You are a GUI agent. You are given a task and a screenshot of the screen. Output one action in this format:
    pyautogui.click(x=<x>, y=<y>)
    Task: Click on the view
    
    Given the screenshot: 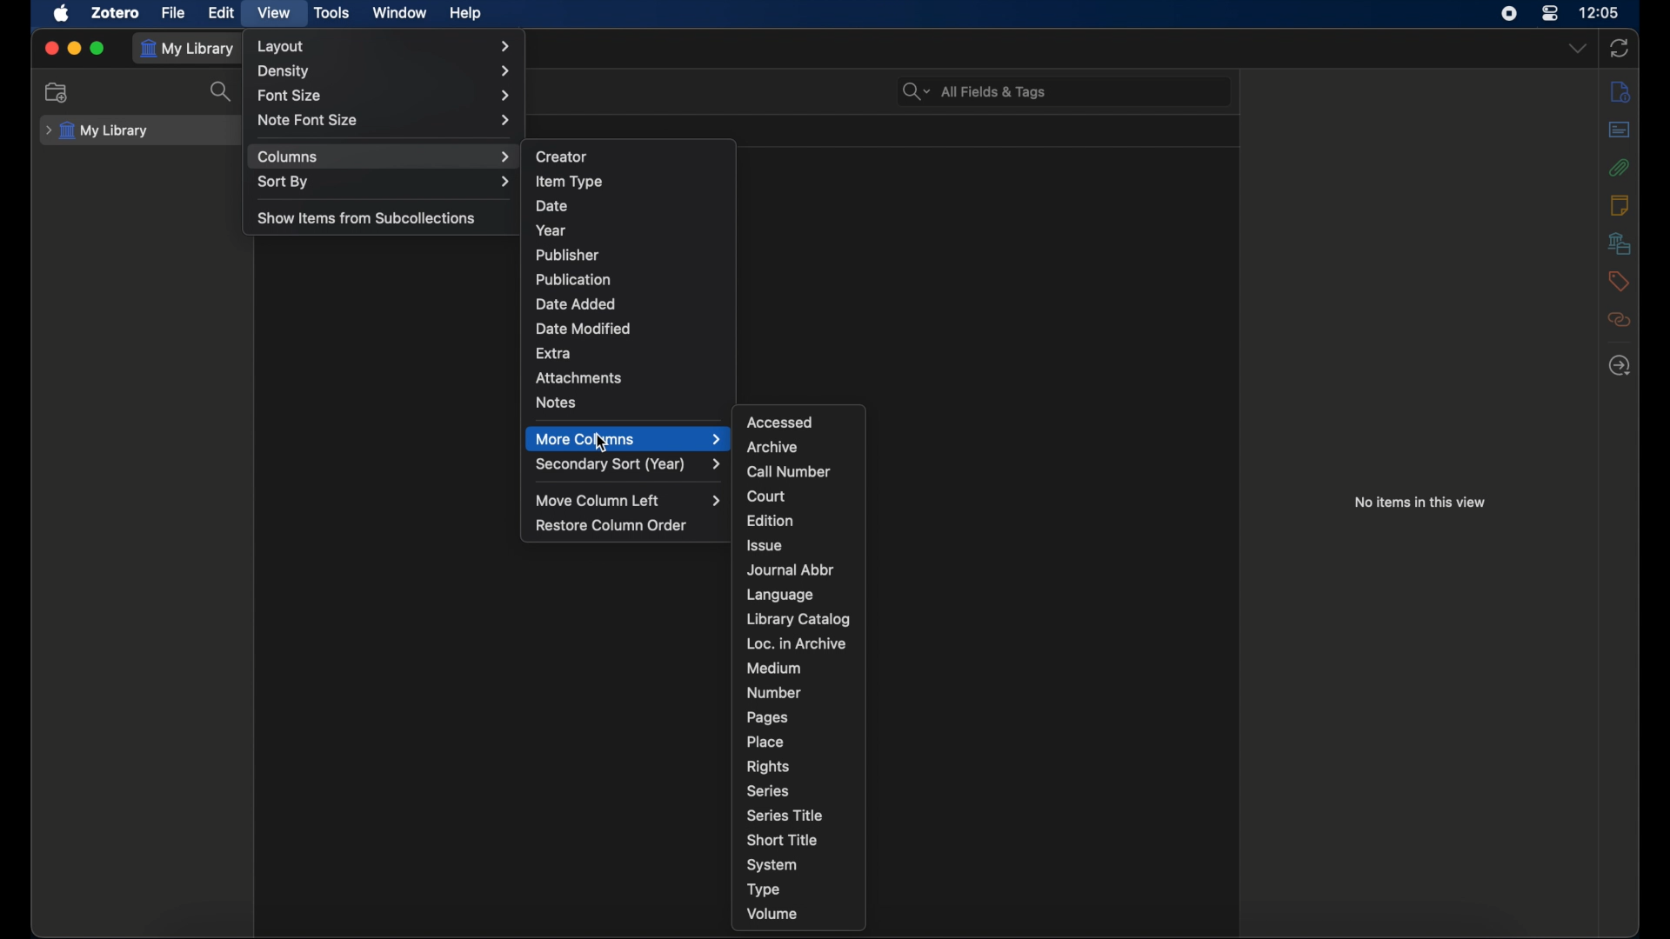 What is the action you would take?
    pyautogui.click(x=276, y=13)
    